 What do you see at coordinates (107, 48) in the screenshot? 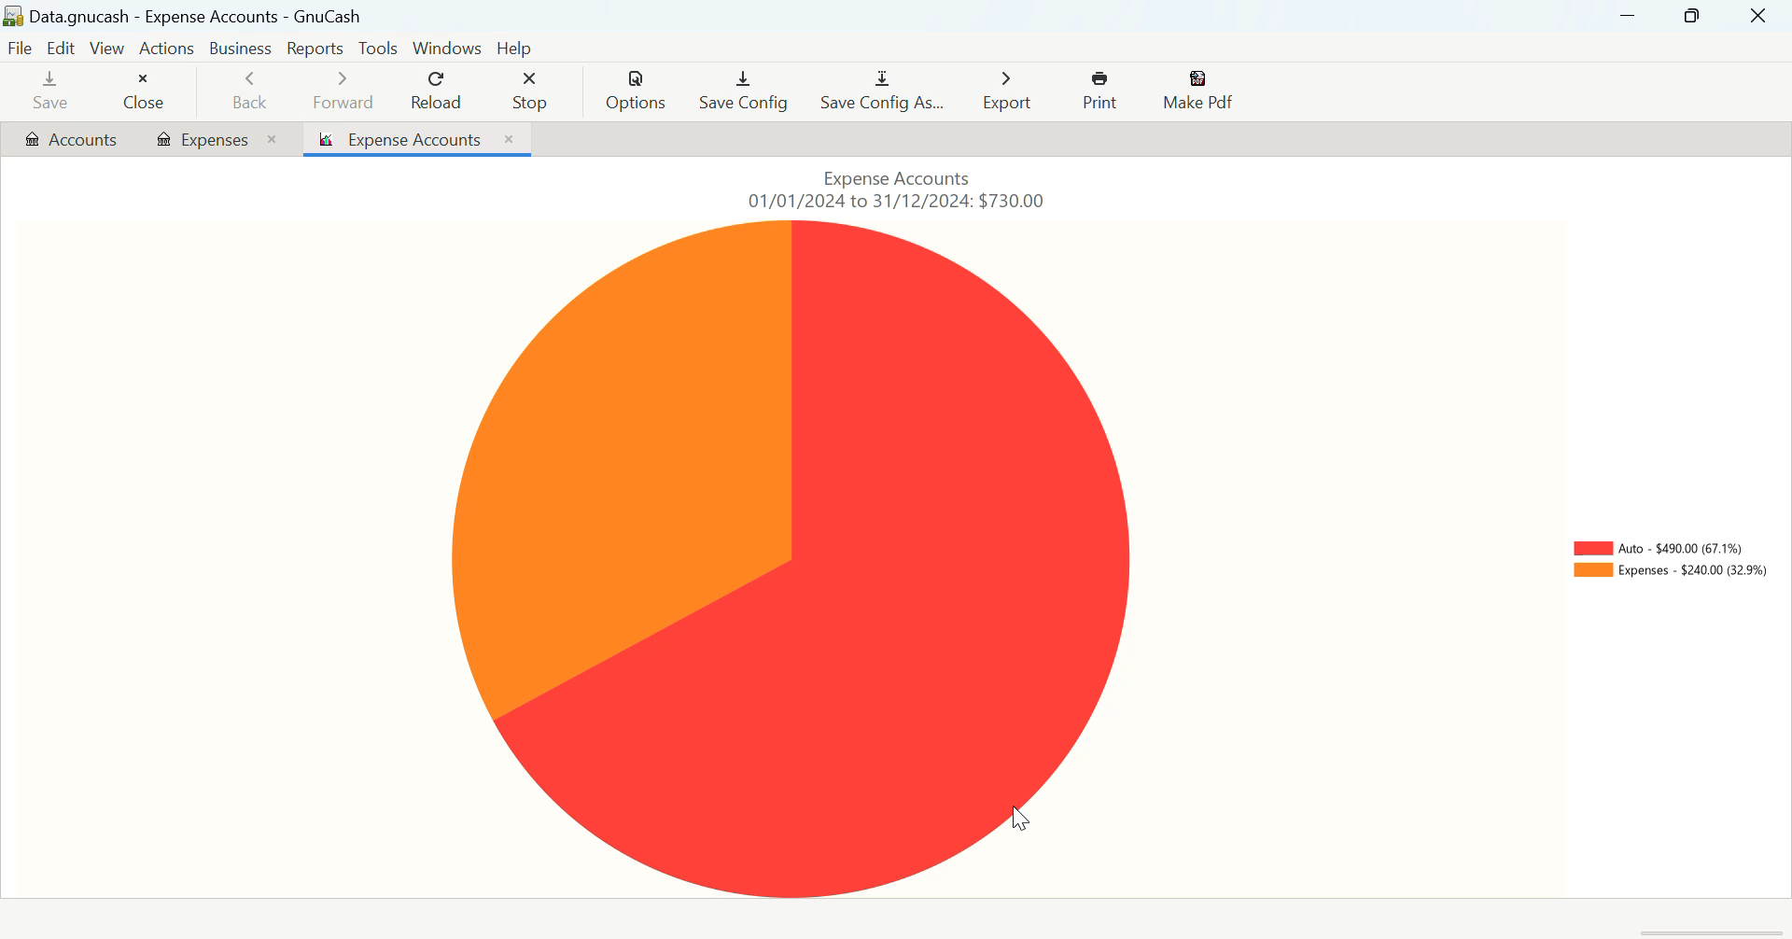
I see `View` at bounding box center [107, 48].